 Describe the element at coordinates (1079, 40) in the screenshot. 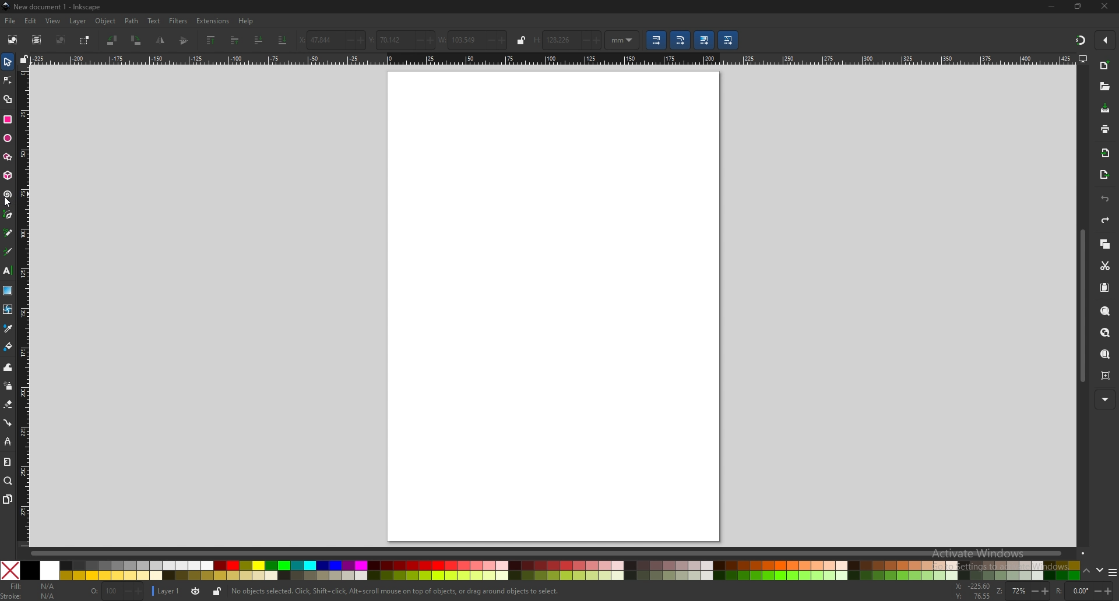

I see `snapping` at that location.